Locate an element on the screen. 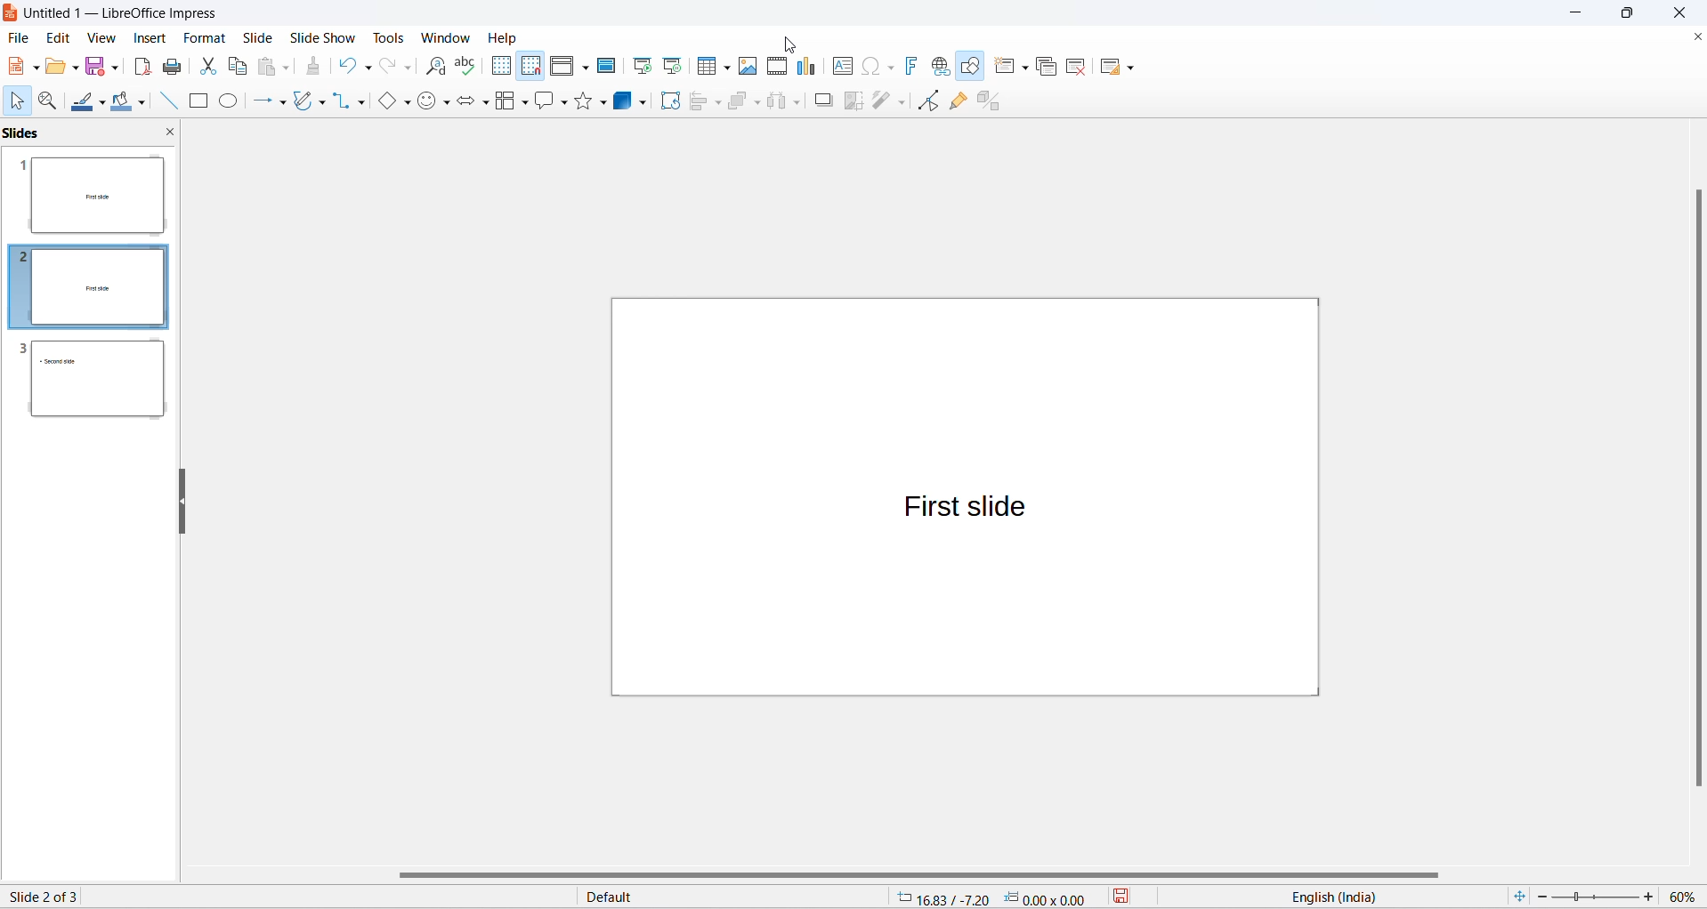 The height and width of the screenshot is (909, 1707). zoom and pan is located at coordinates (49, 101).